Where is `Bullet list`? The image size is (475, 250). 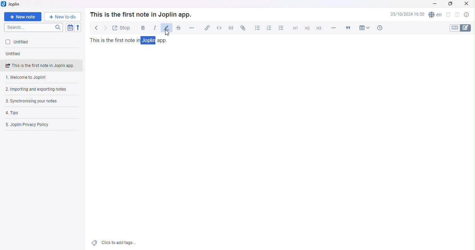 Bullet list is located at coordinates (257, 27).